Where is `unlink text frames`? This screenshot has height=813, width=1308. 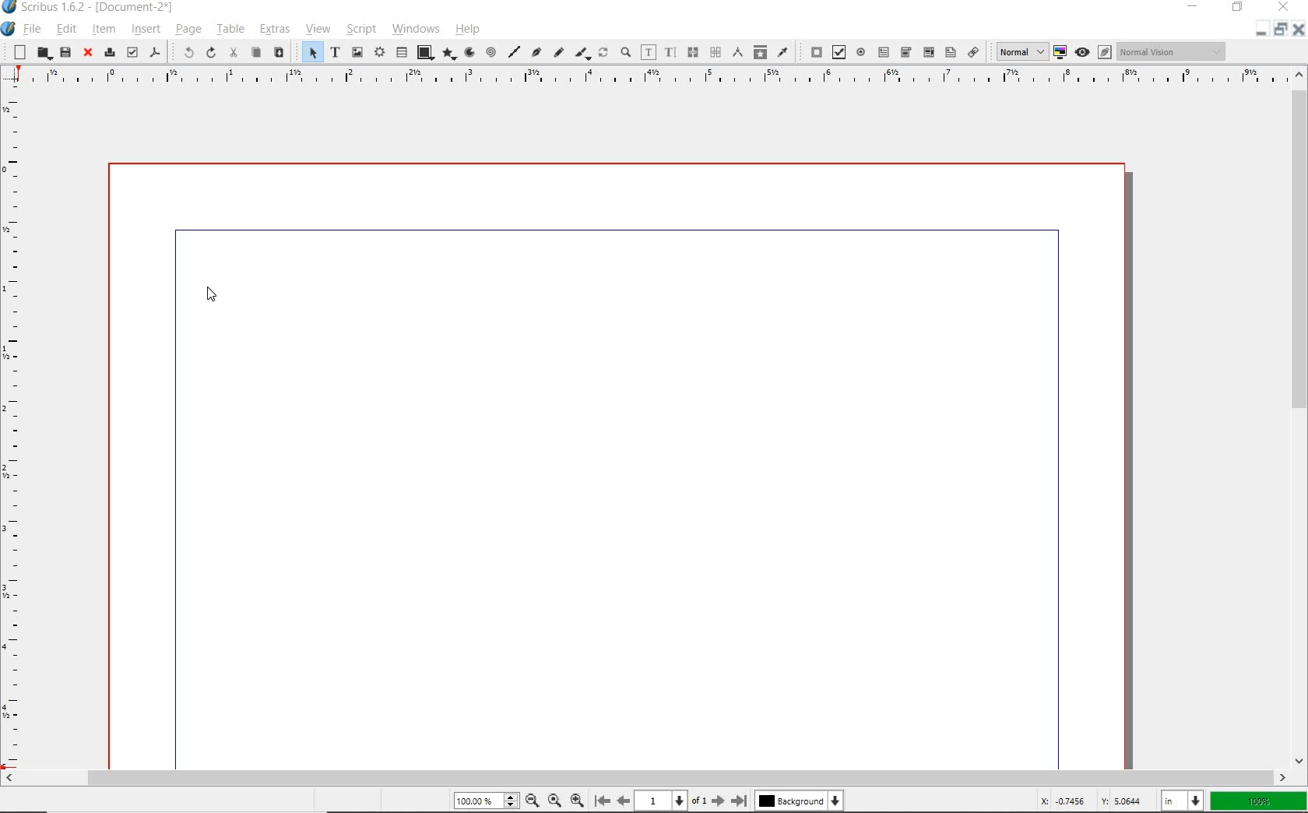 unlink text frames is located at coordinates (691, 53).